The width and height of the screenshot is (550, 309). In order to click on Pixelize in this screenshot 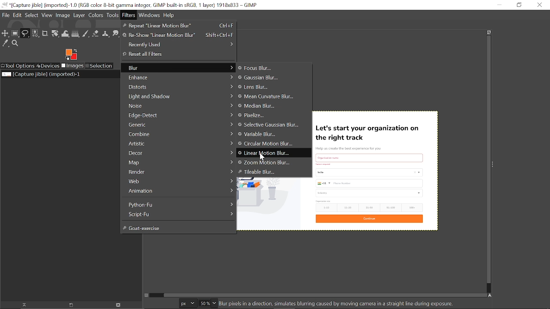, I will do `click(258, 115)`.